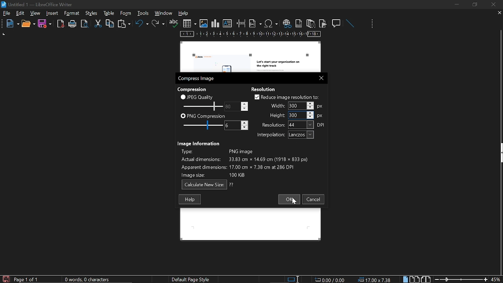  I want to click on change zoom, so click(461, 279).